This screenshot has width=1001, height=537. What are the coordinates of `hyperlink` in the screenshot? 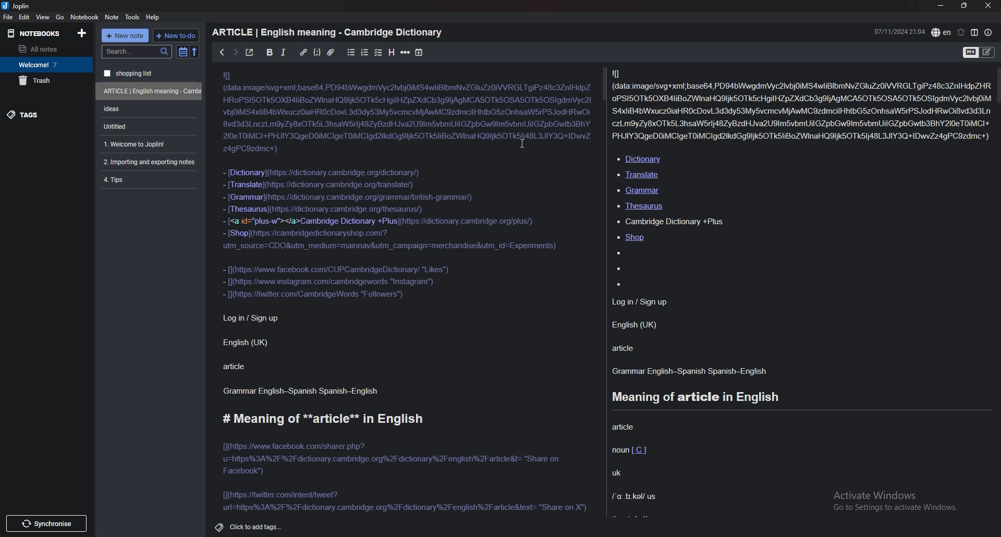 It's located at (303, 53).